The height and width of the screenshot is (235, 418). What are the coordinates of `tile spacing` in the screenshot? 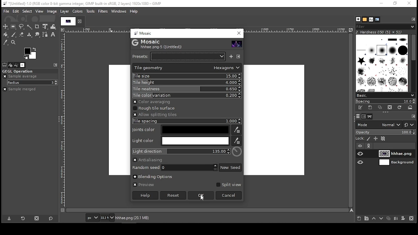 It's located at (187, 121).